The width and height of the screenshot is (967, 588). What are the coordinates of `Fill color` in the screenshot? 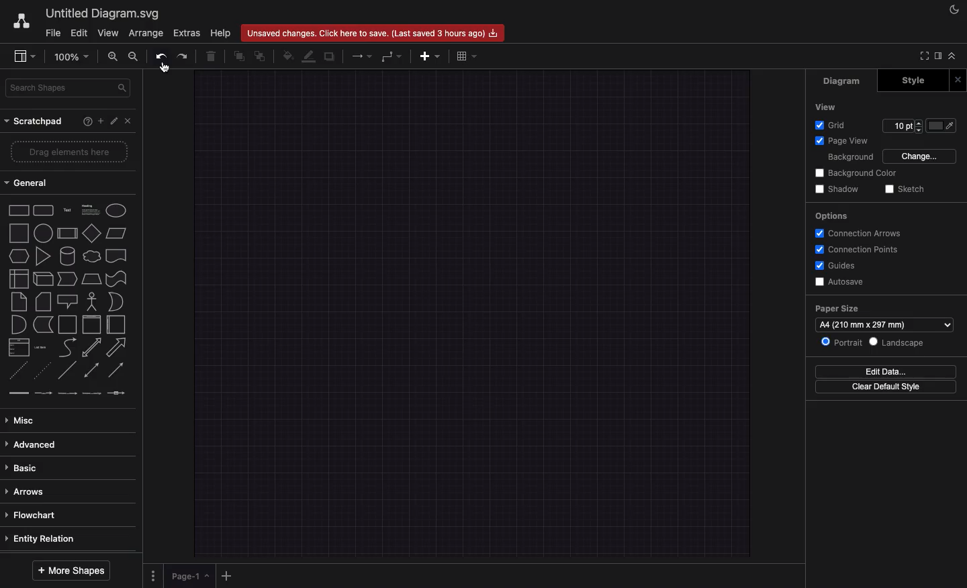 It's located at (942, 124).